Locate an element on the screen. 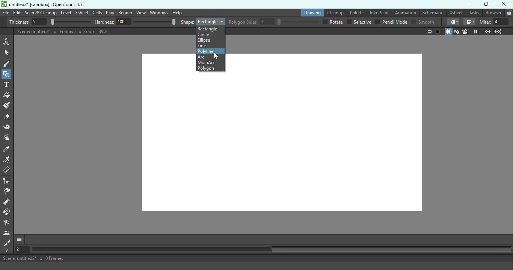 The image size is (513, 270). Pinch tool is located at coordinates (9, 192).